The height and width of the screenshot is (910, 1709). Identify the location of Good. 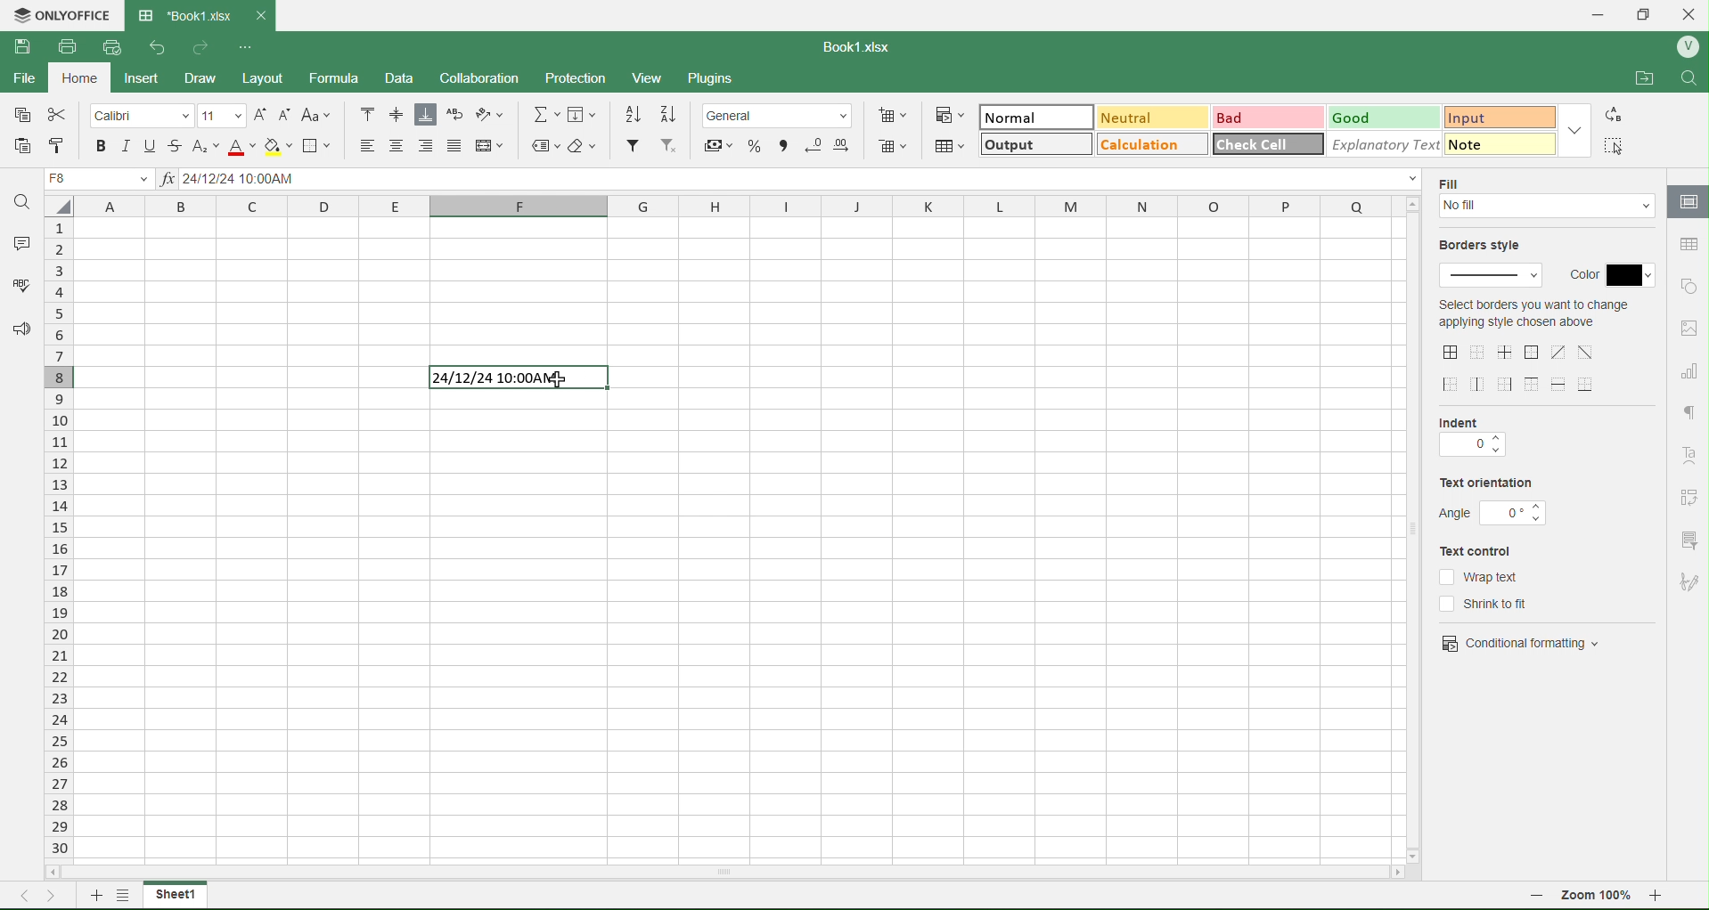
(1361, 116).